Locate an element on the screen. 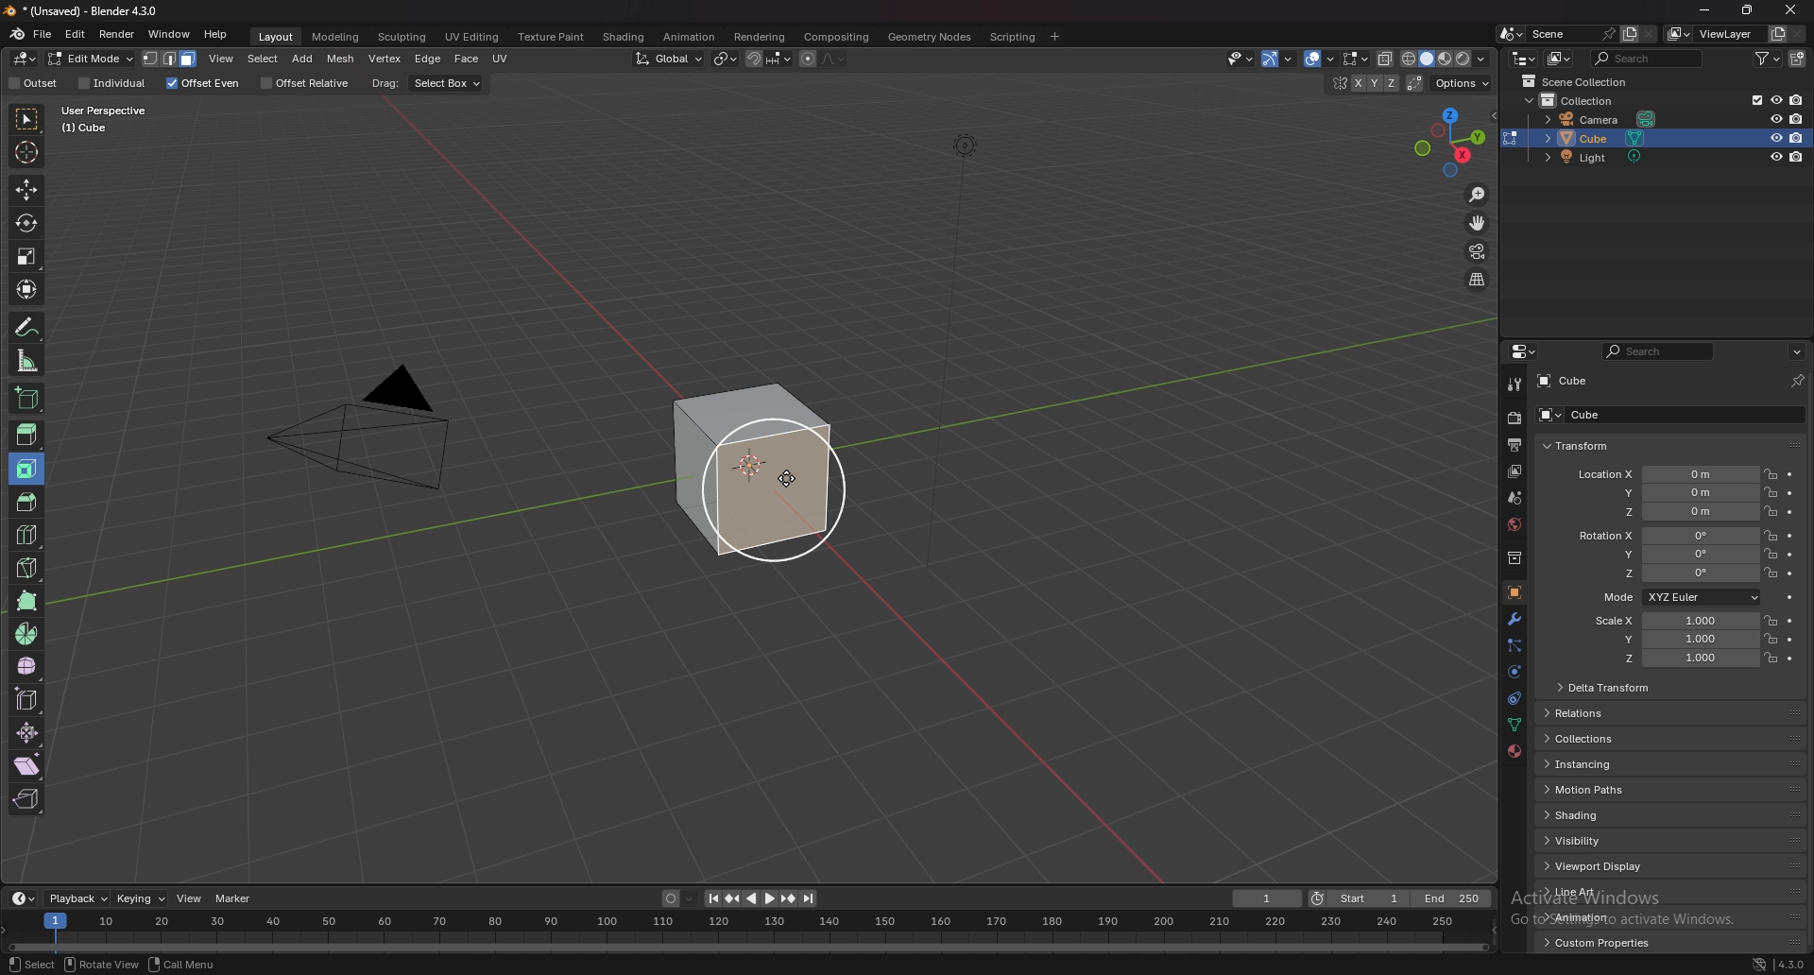 The height and width of the screenshot is (975, 1814). animate property is located at coordinates (1791, 512).